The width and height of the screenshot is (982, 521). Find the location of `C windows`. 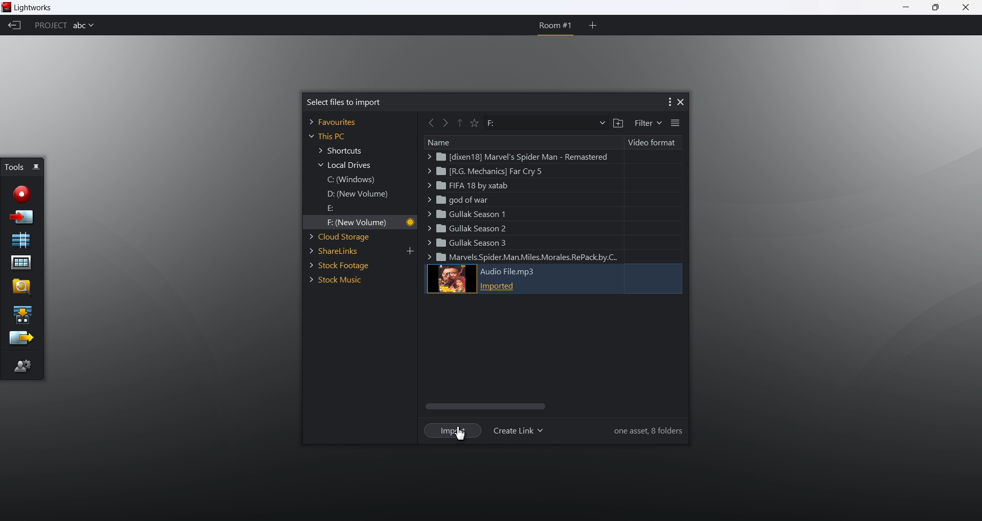

C windows is located at coordinates (351, 180).